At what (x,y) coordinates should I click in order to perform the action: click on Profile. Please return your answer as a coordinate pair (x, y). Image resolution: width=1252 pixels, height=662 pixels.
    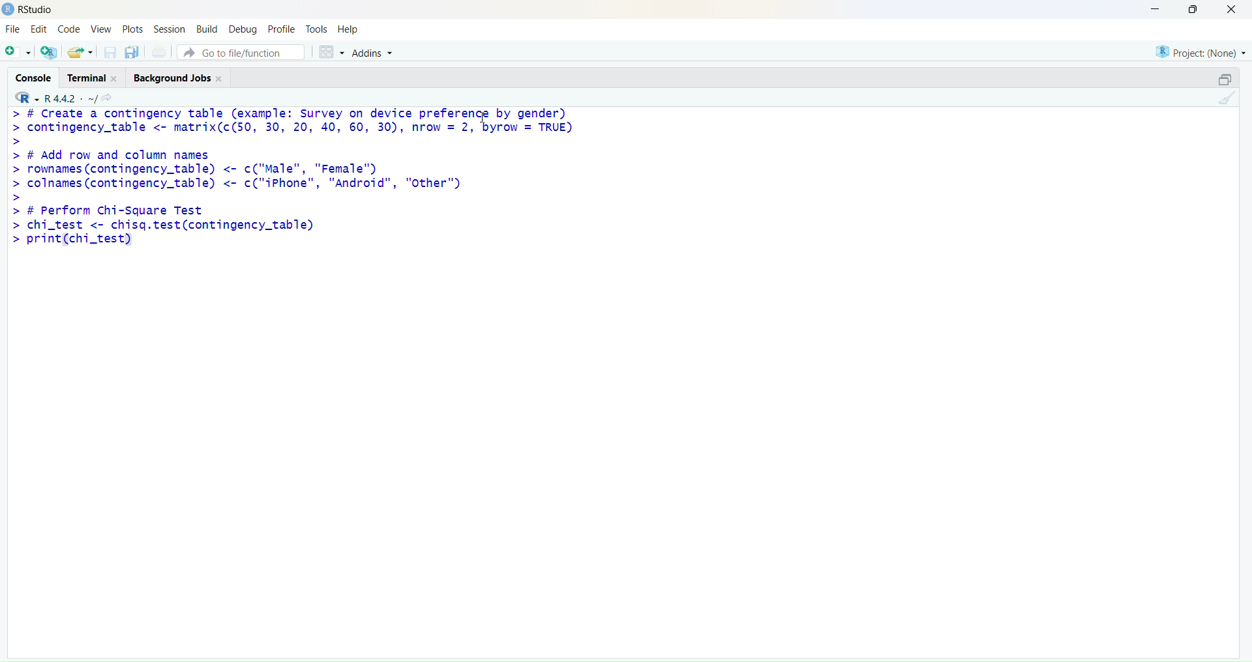
    Looking at the image, I should click on (284, 30).